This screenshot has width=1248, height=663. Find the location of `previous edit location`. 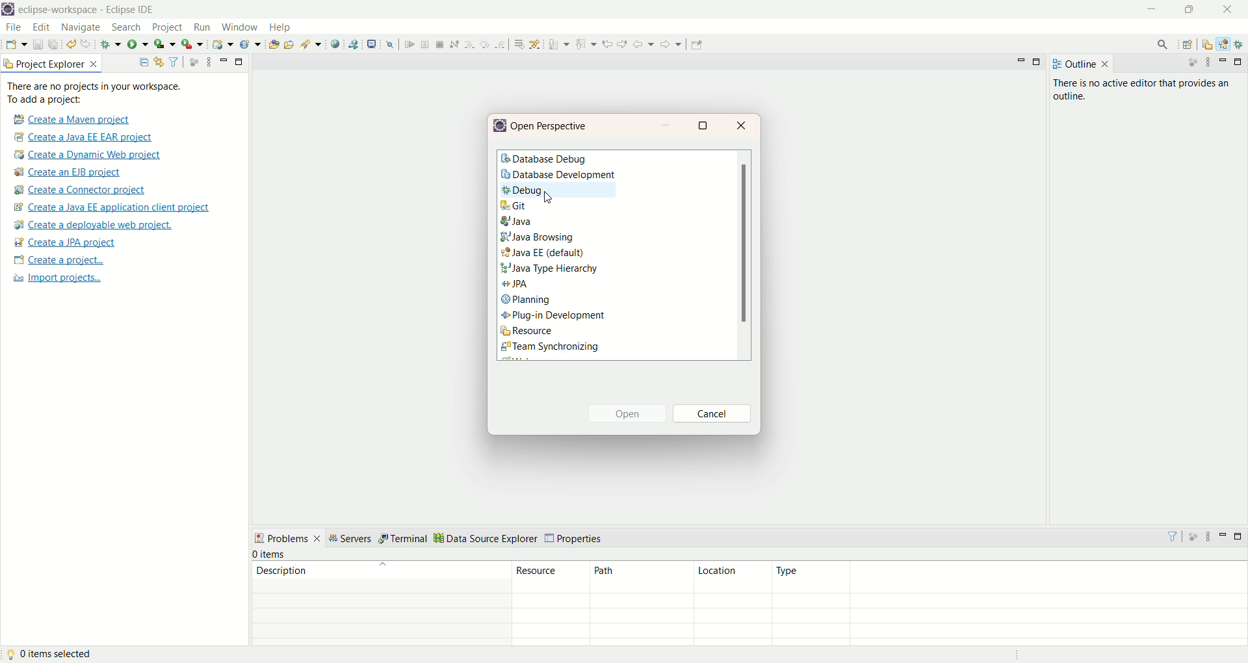

previous edit location is located at coordinates (607, 44).